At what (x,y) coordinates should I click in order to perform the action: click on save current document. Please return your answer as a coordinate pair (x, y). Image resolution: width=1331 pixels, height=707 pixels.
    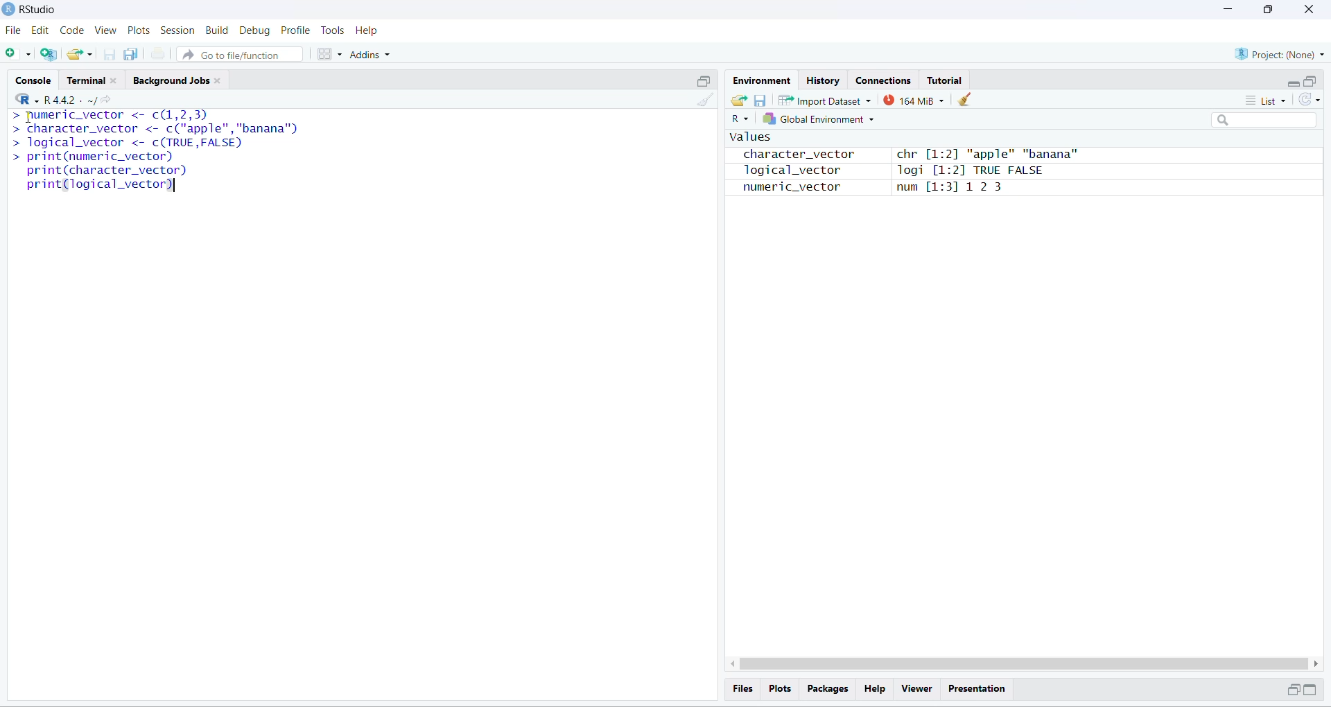
    Looking at the image, I should click on (109, 55).